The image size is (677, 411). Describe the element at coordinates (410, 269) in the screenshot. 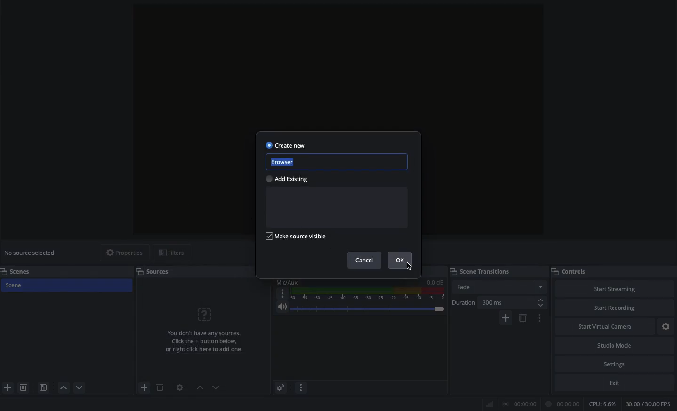

I see `cursor` at that location.